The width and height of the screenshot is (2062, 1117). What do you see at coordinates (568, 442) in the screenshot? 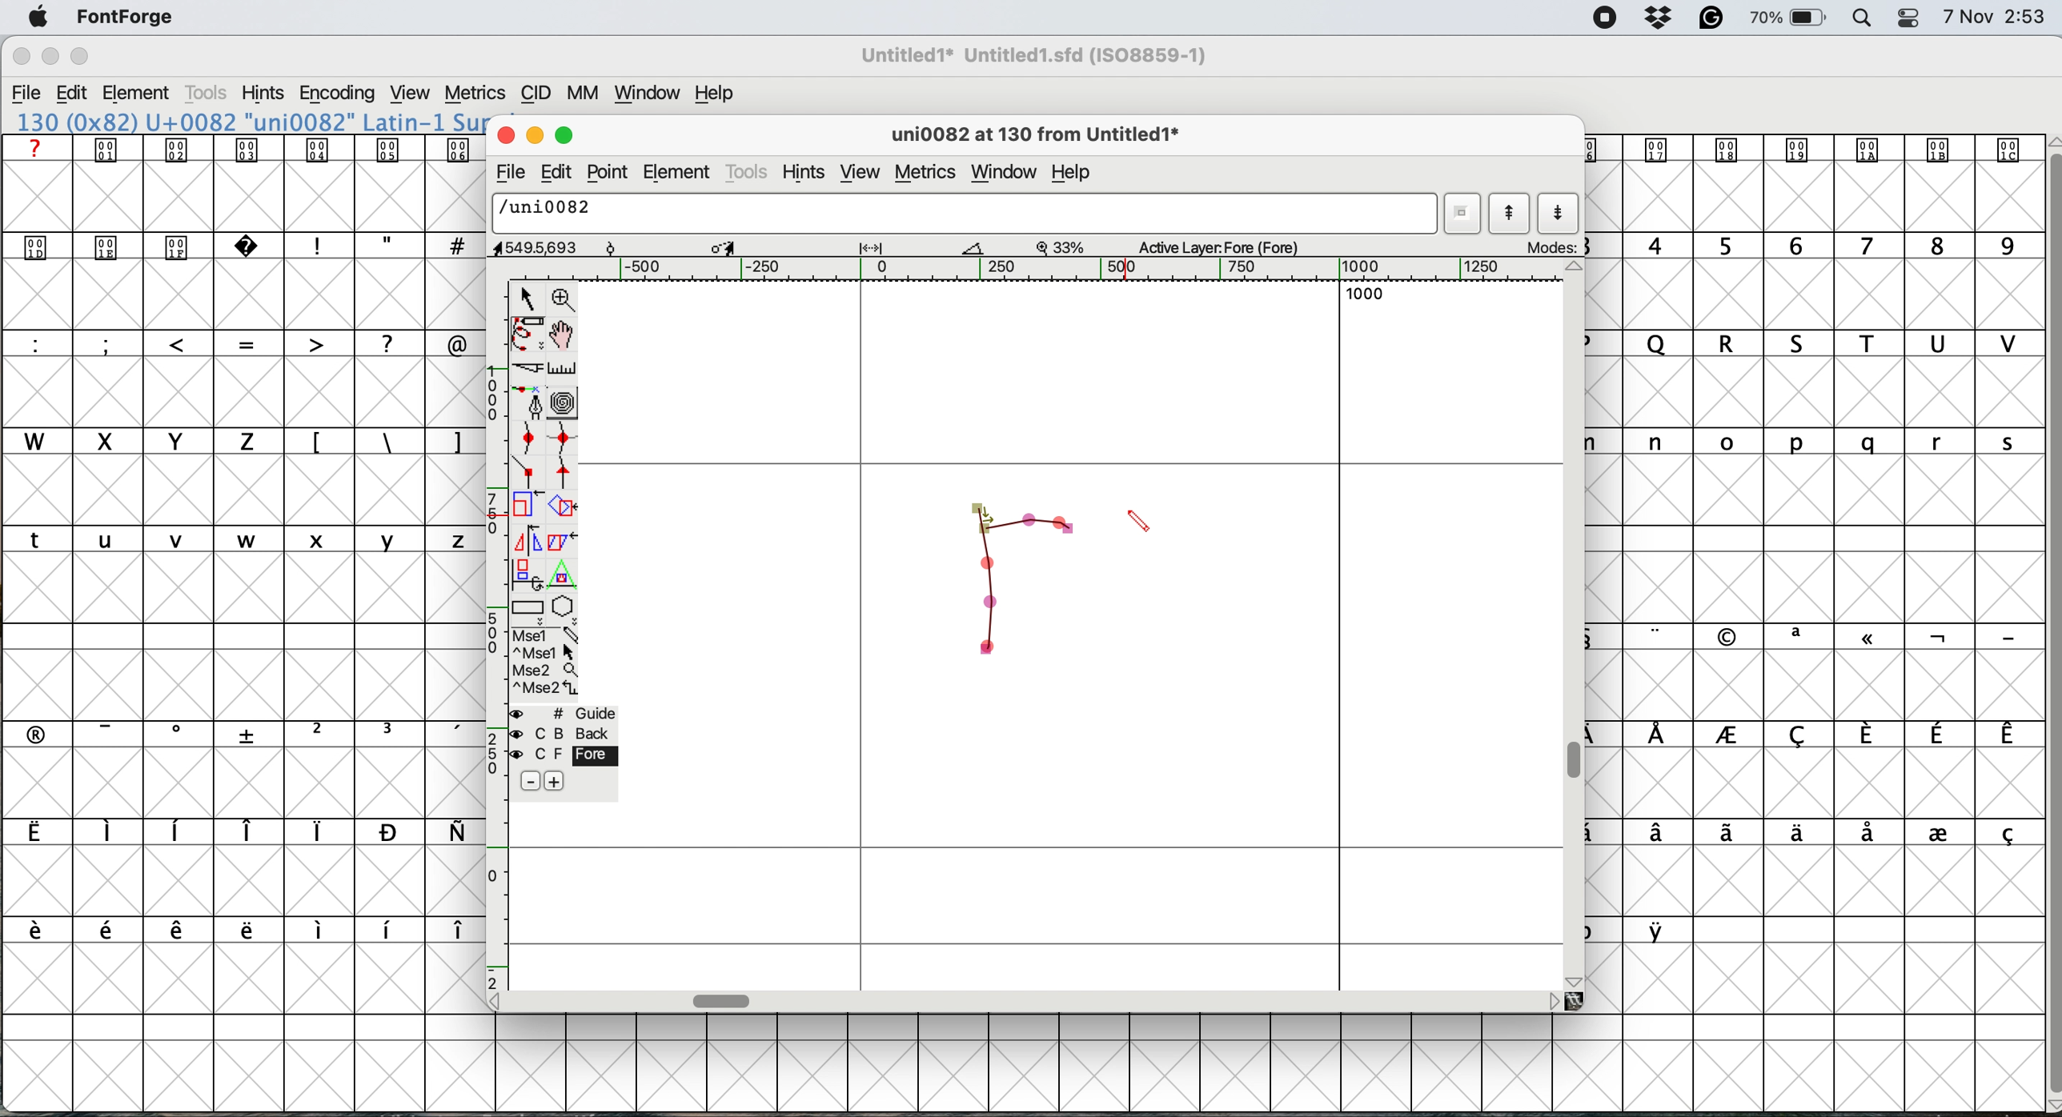
I see `add a curve point horizontally or vertically` at bounding box center [568, 442].